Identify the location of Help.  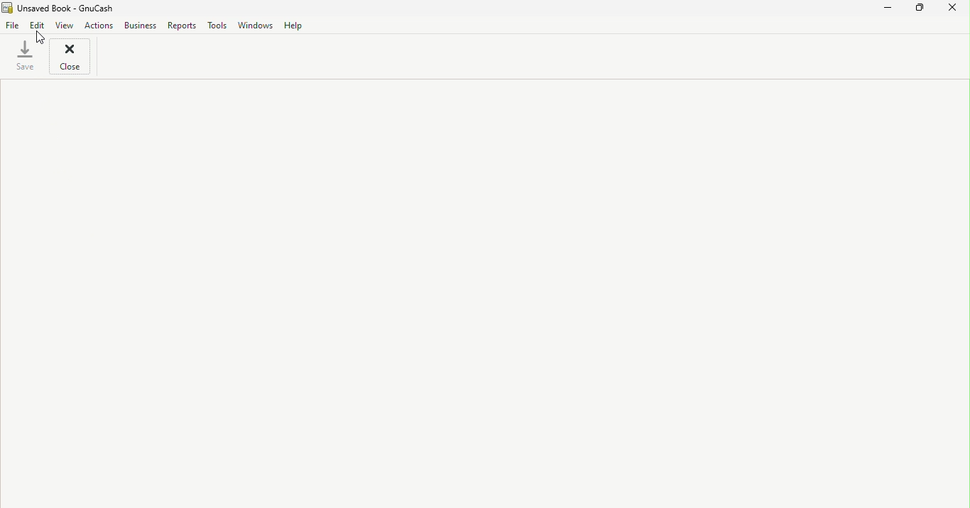
(294, 24).